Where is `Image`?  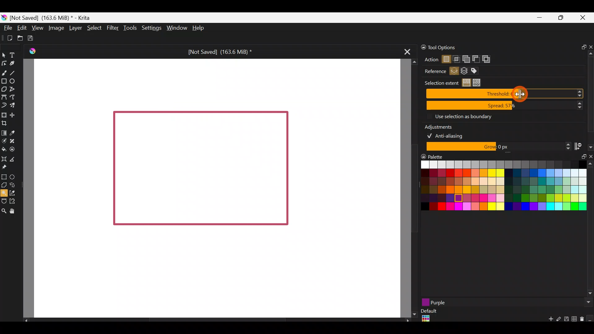 Image is located at coordinates (56, 28).